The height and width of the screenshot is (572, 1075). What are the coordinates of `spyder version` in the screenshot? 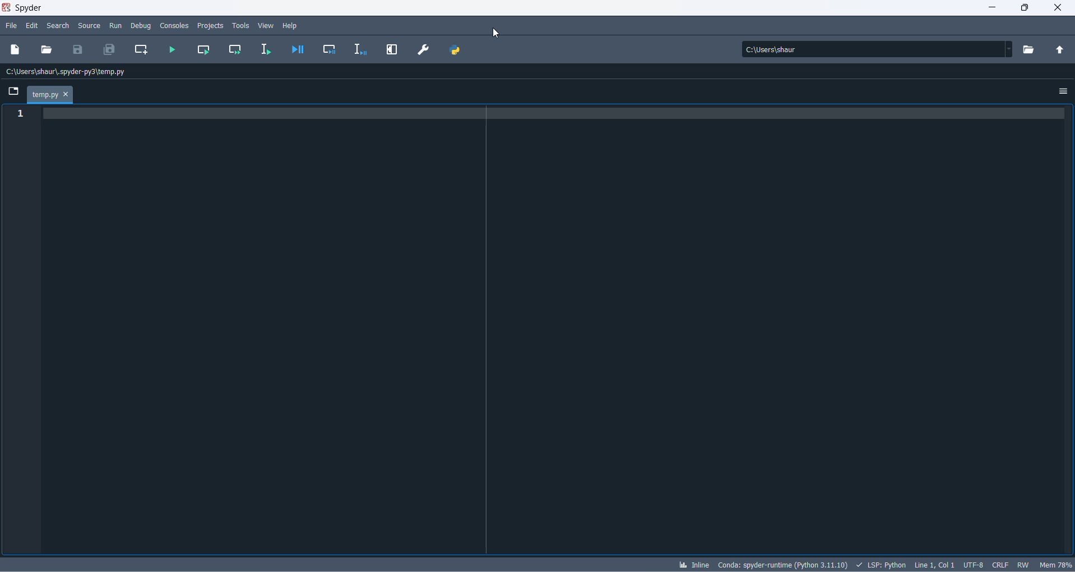 It's located at (785, 563).